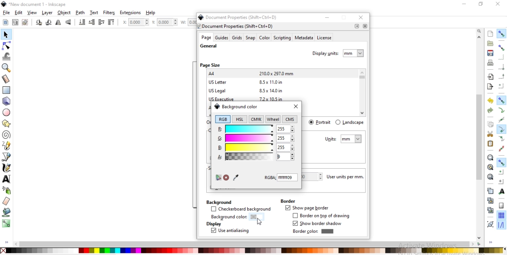  Describe the element at coordinates (490, 191) in the screenshot. I see `create a duplicate` at that location.